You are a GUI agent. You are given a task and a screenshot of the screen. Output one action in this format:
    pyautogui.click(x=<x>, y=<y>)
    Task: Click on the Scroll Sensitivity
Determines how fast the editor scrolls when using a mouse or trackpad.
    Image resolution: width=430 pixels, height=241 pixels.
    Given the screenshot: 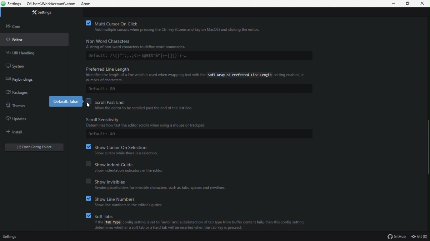 What is the action you would take?
    pyautogui.click(x=160, y=122)
    